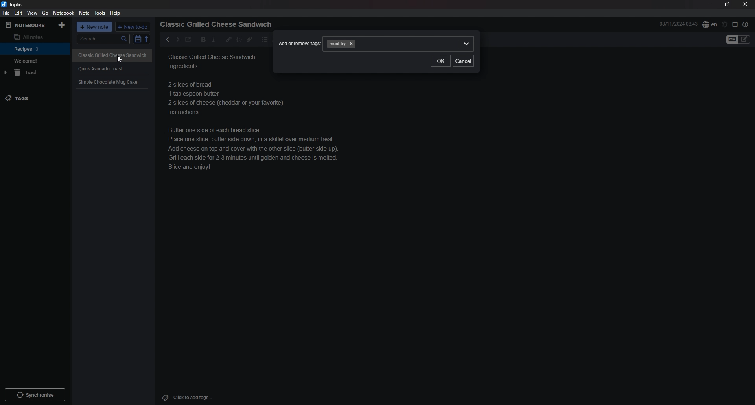  I want to click on toggle editor layout, so click(735, 24).